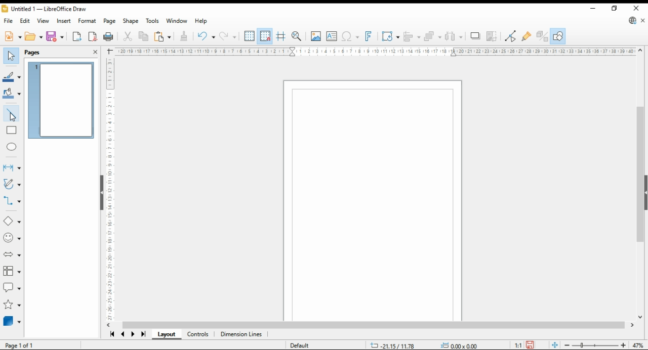 This screenshot has width=648, height=350. What do you see at coordinates (297, 36) in the screenshot?
I see `pan and zoom` at bounding box center [297, 36].